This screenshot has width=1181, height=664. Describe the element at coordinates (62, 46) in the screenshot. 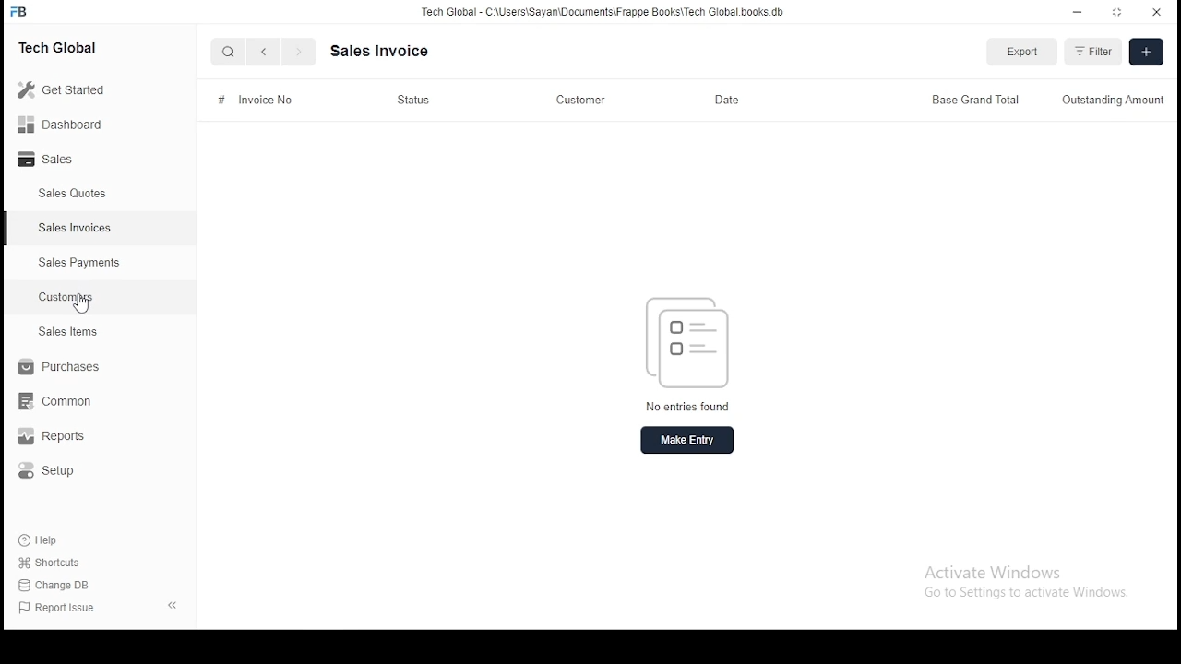

I see `tech global` at that location.